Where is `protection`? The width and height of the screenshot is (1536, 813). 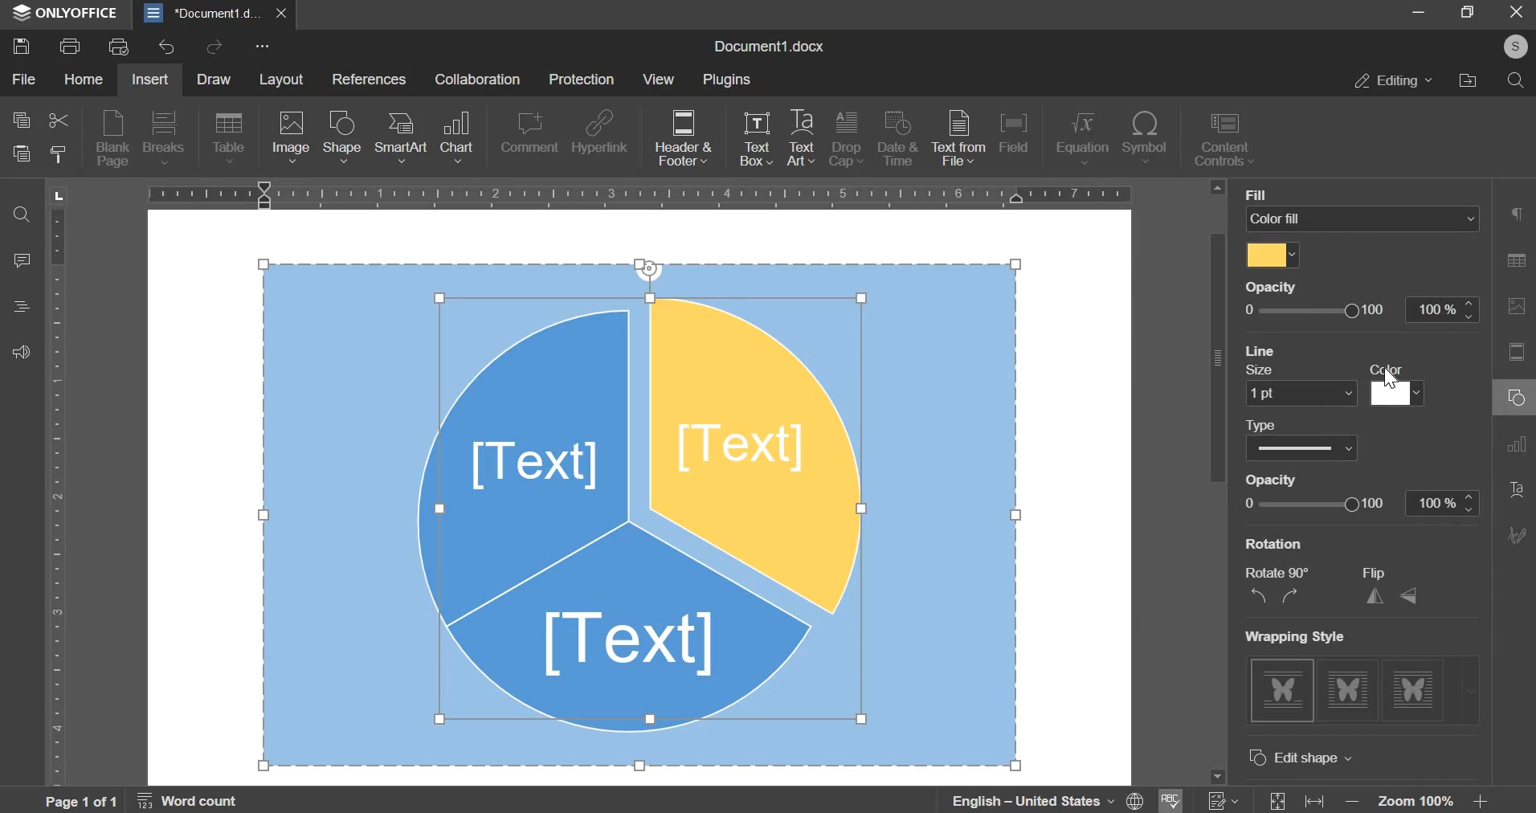
protection is located at coordinates (580, 79).